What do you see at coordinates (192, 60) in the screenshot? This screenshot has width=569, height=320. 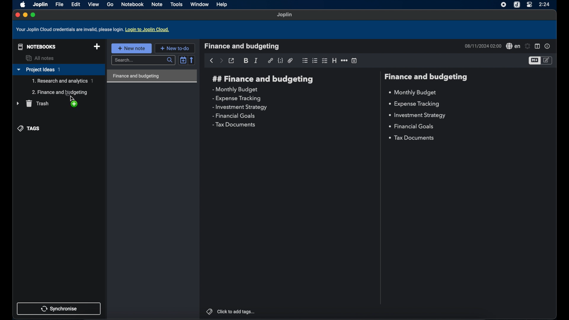 I see `reverse sort order` at bounding box center [192, 60].